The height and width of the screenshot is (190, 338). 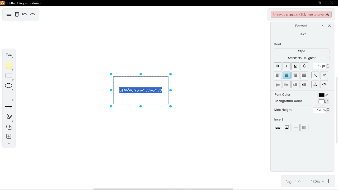 I want to click on align center, so click(x=287, y=75).